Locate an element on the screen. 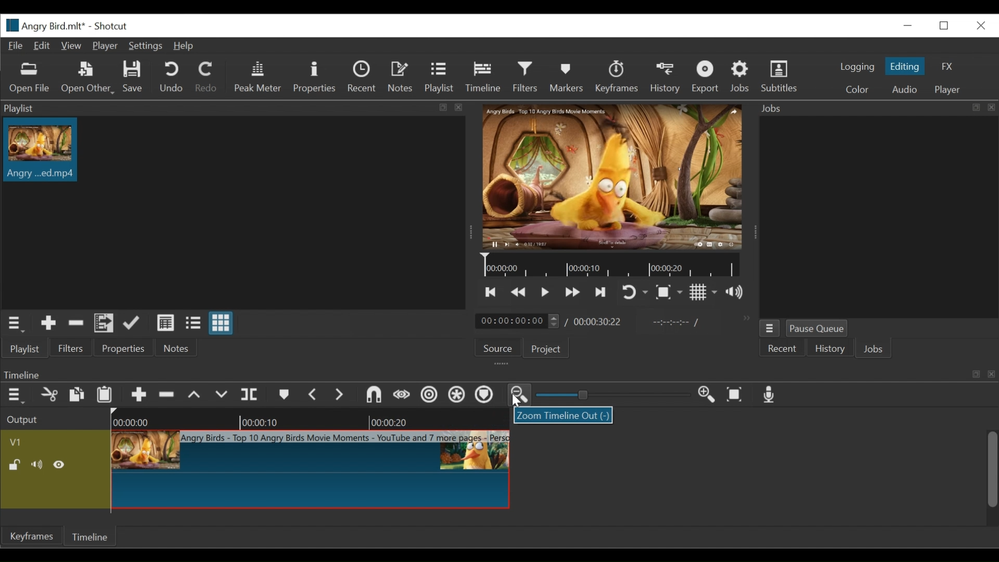 The image size is (999, 562). (un)lock track is located at coordinates (15, 465).